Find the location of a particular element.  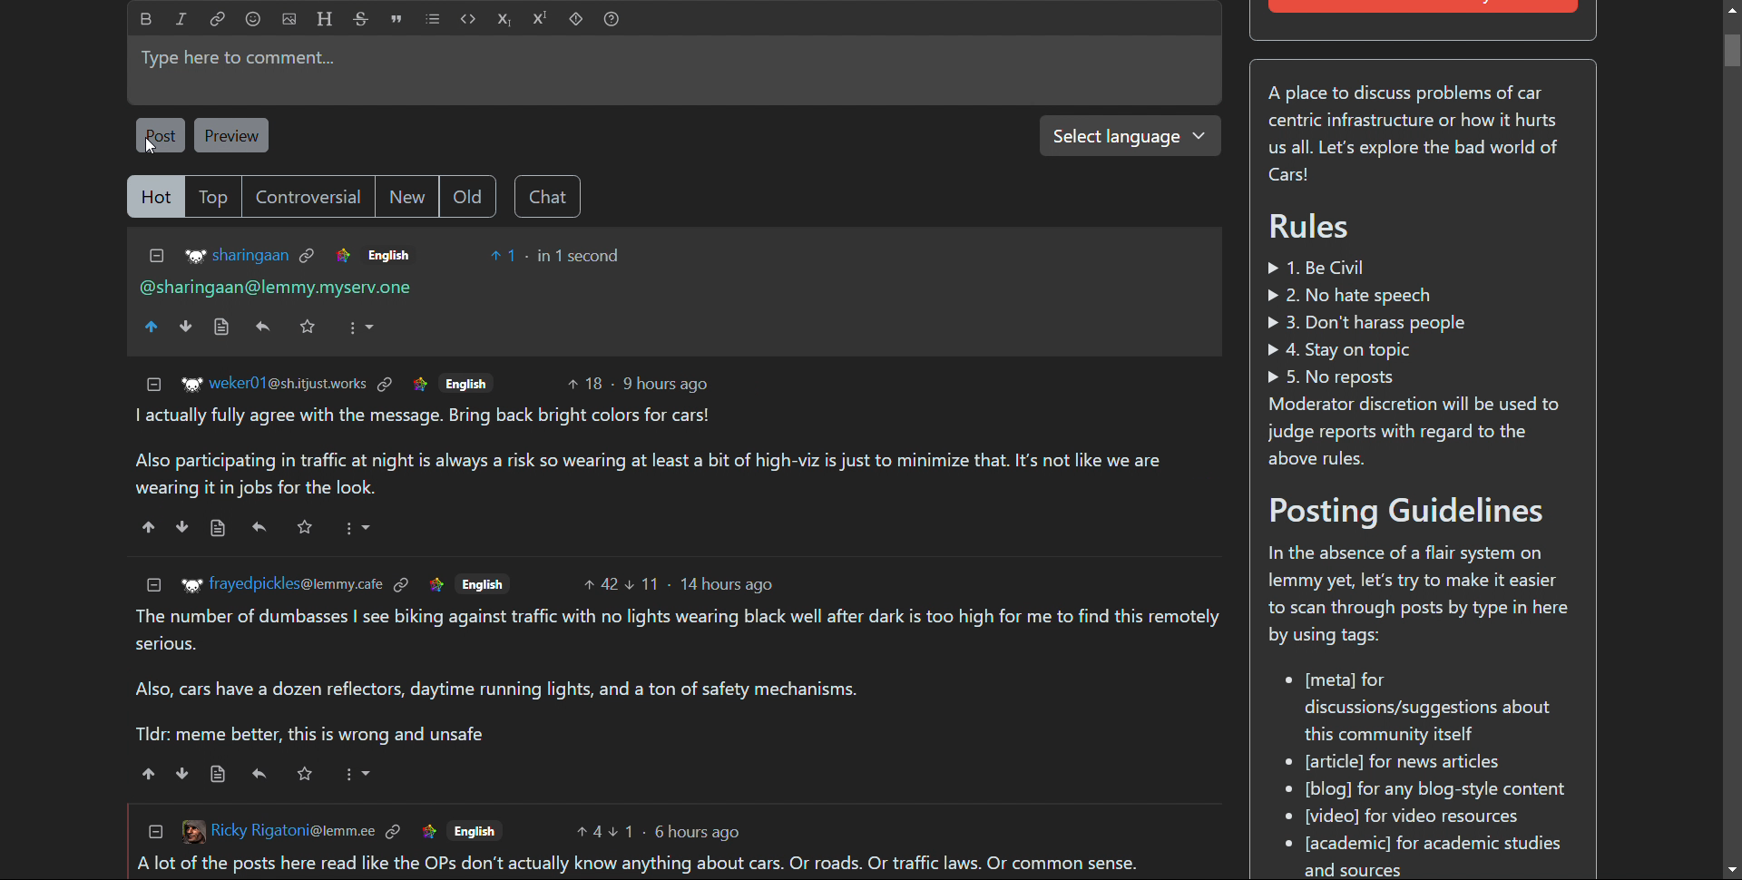

(3) Ricky Rigatoni@lemm.ce is located at coordinates (278, 829).